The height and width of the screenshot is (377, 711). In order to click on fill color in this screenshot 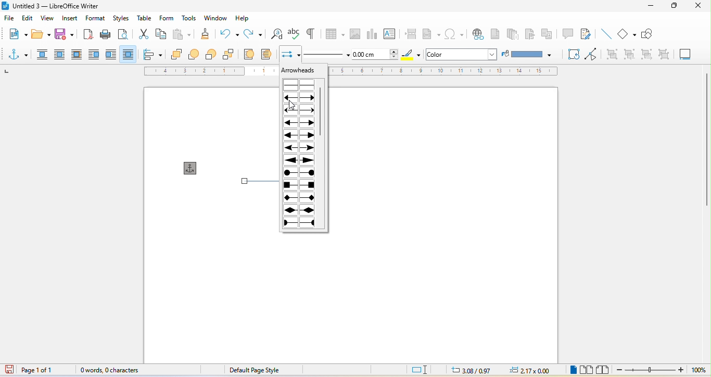, I will do `click(528, 54)`.